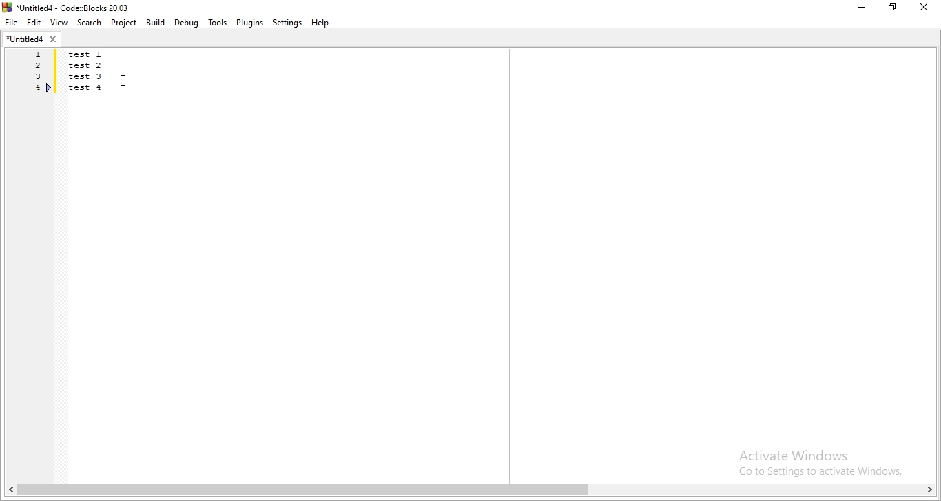 The height and width of the screenshot is (501, 941). I want to click on Minimise, so click(860, 8).